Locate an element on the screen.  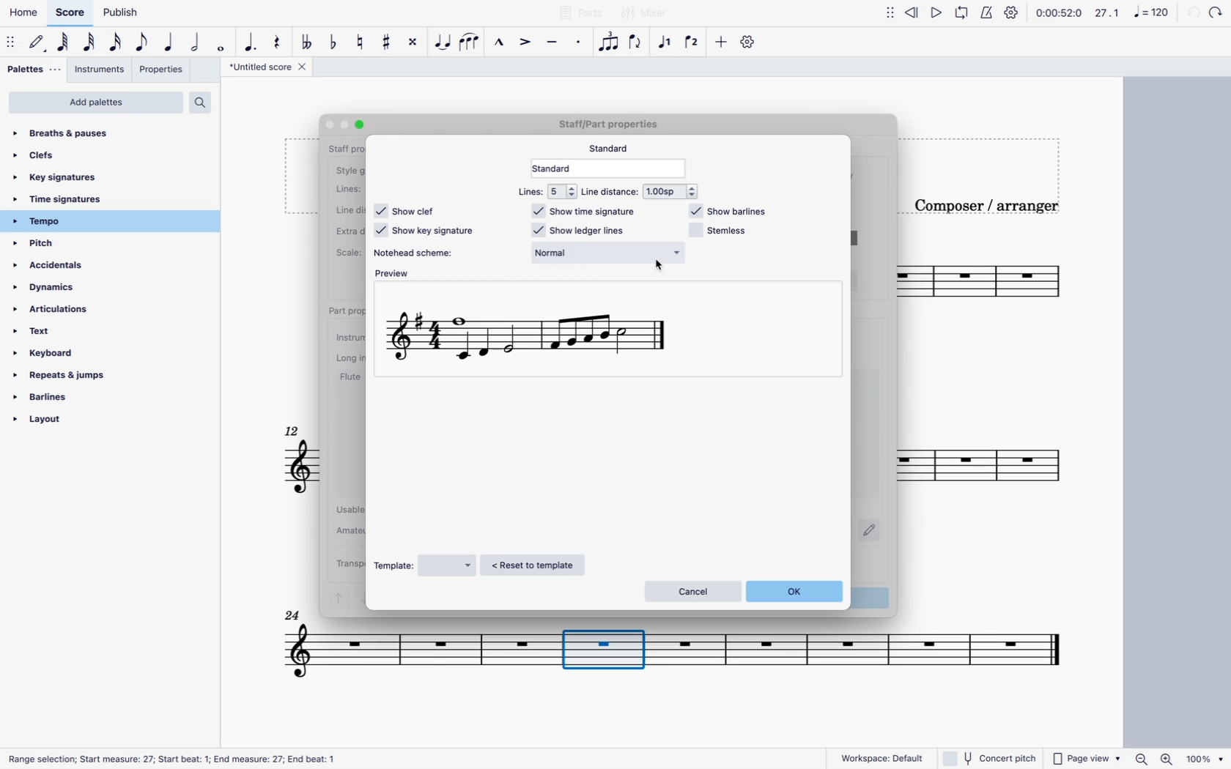
palettes is located at coordinates (32, 69).